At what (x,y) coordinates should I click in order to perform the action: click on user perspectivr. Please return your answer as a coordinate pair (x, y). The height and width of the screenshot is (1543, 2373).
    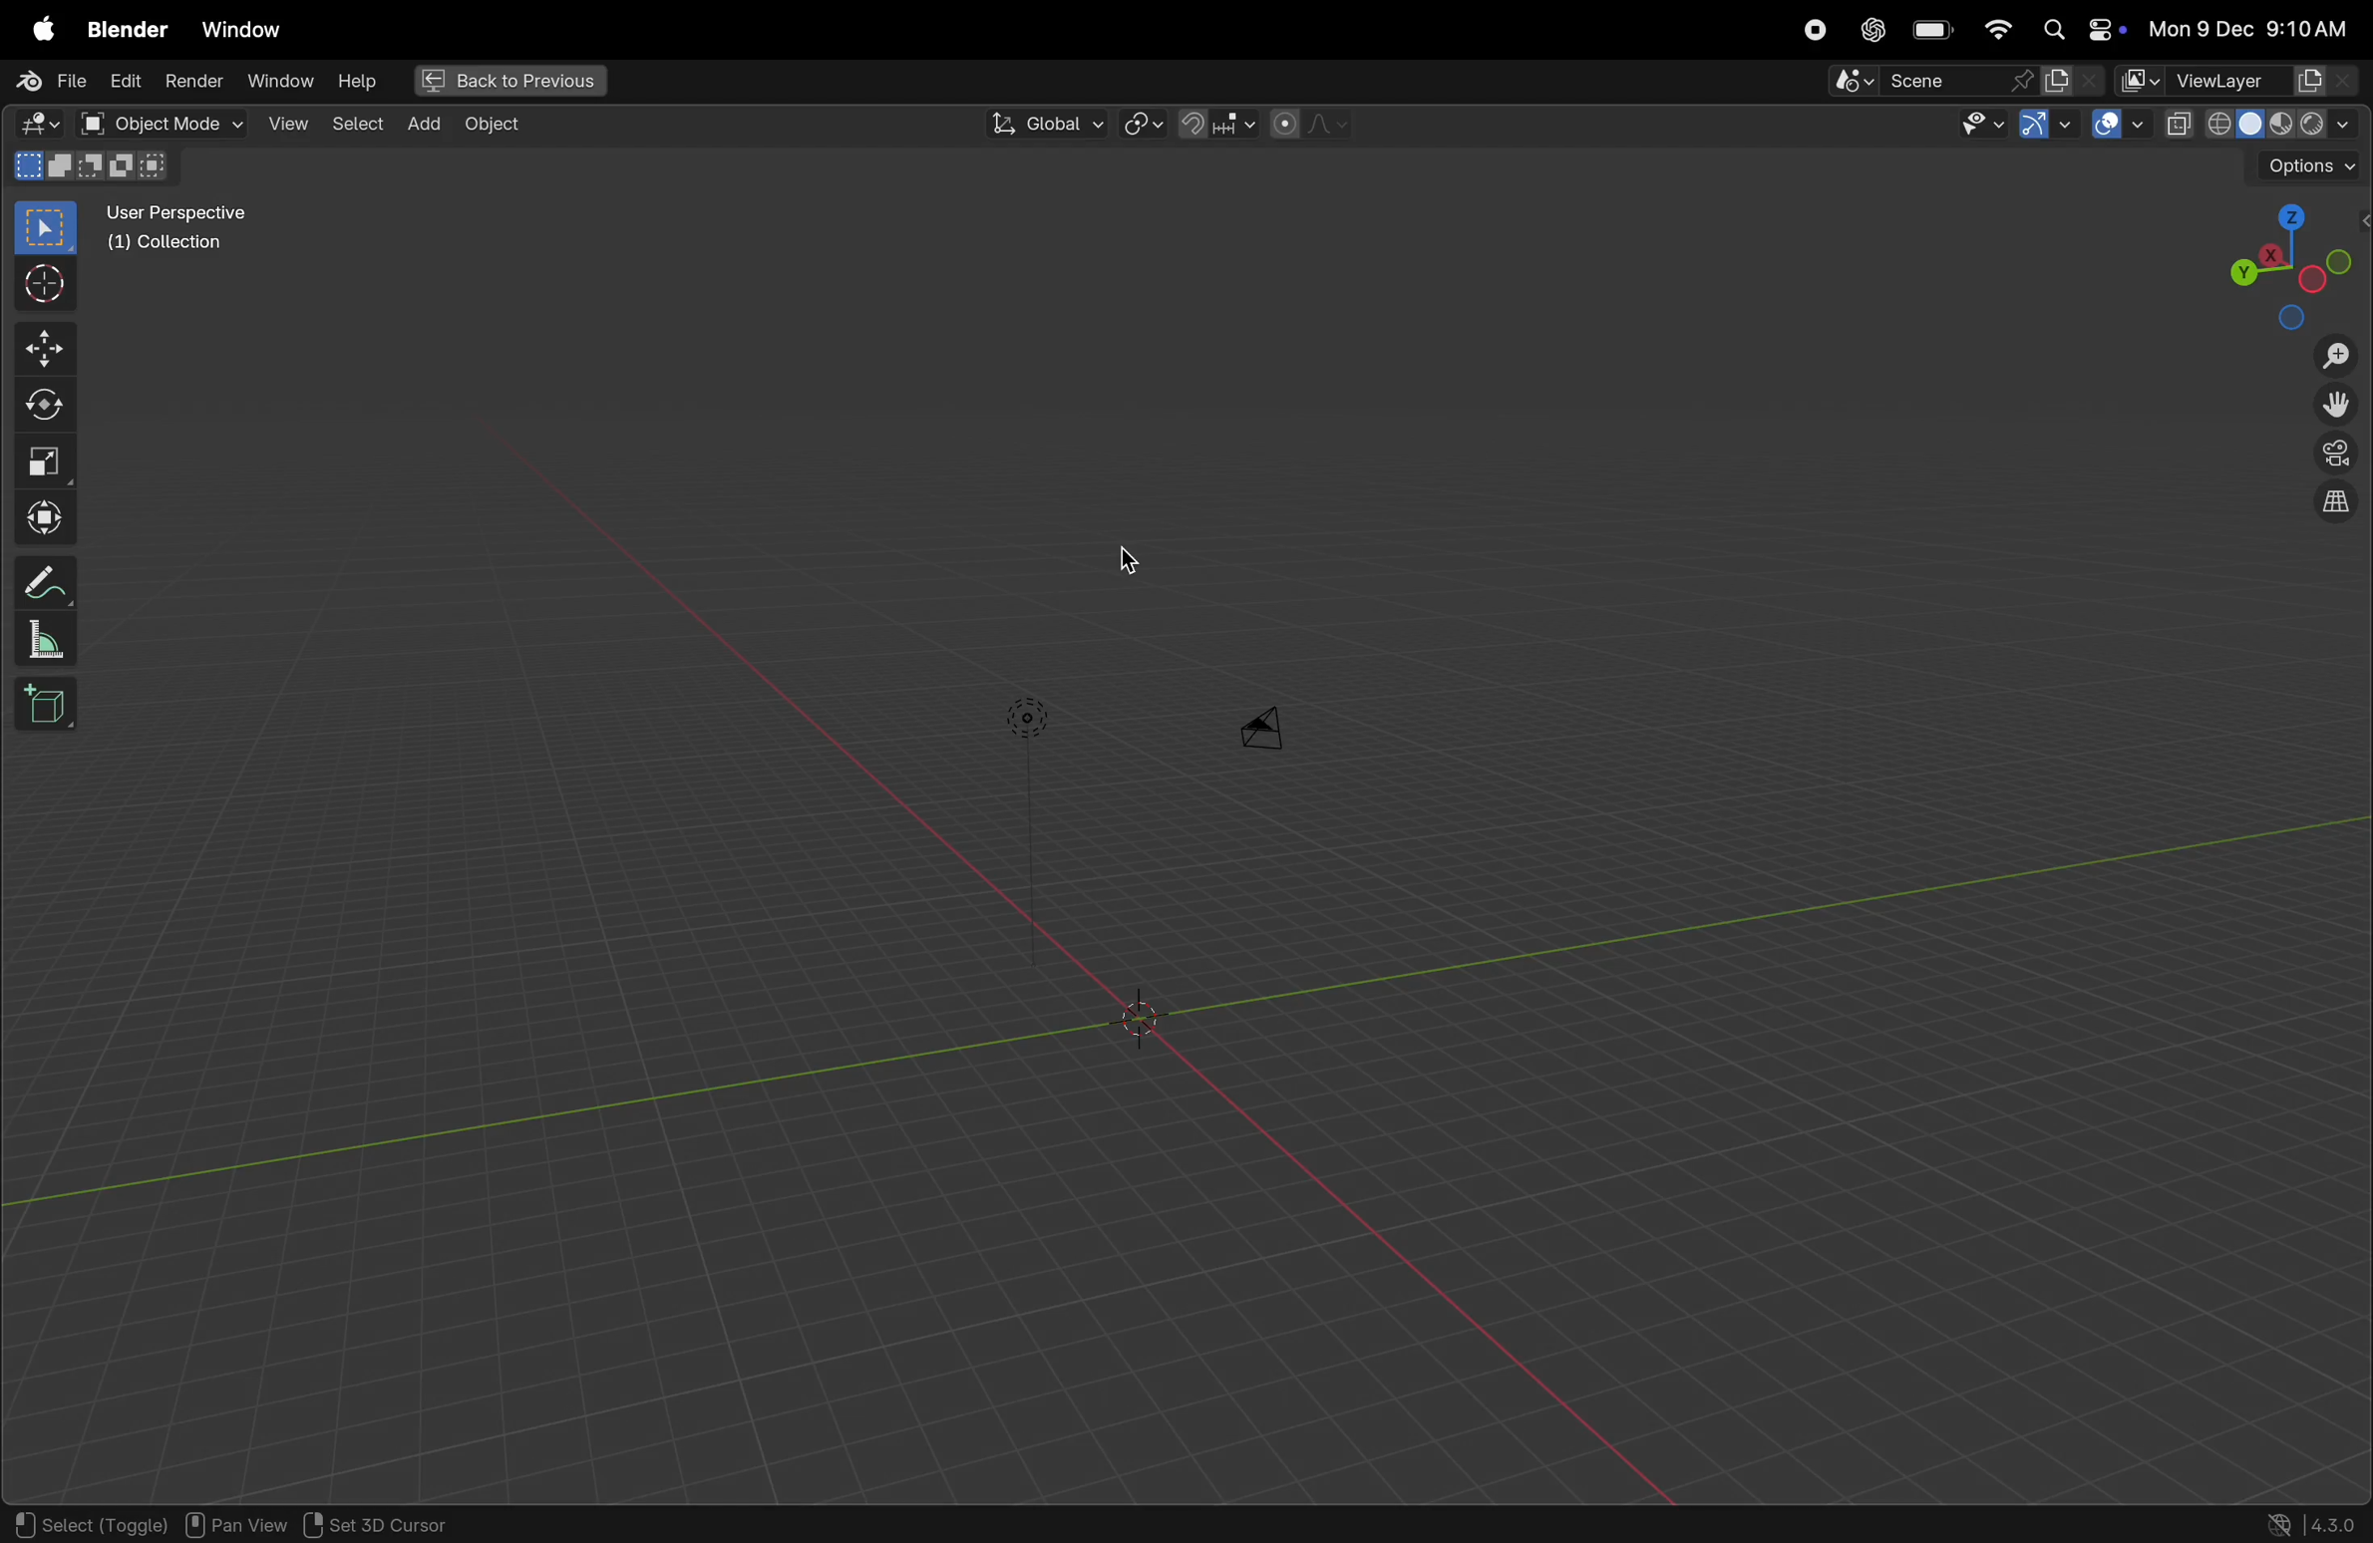
    Looking at the image, I should click on (182, 232).